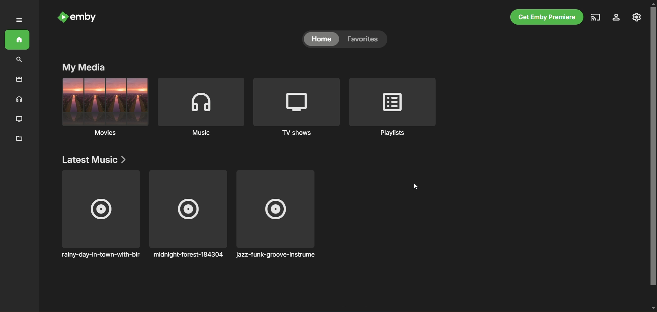  What do you see at coordinates (653, 157) in the screenshot?
I see `vertical scroll bar` at bounding box center [653, 157].